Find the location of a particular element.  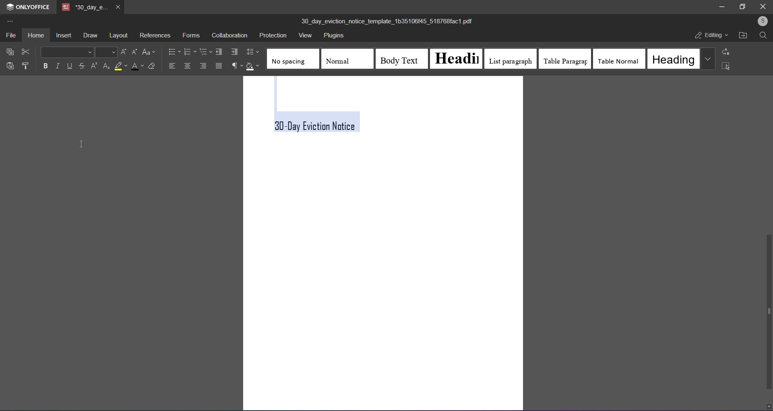

(title) 30_day_eviction_notice_template_1b35106/45_518768fact.pdf is located at coordinates (391, 21).